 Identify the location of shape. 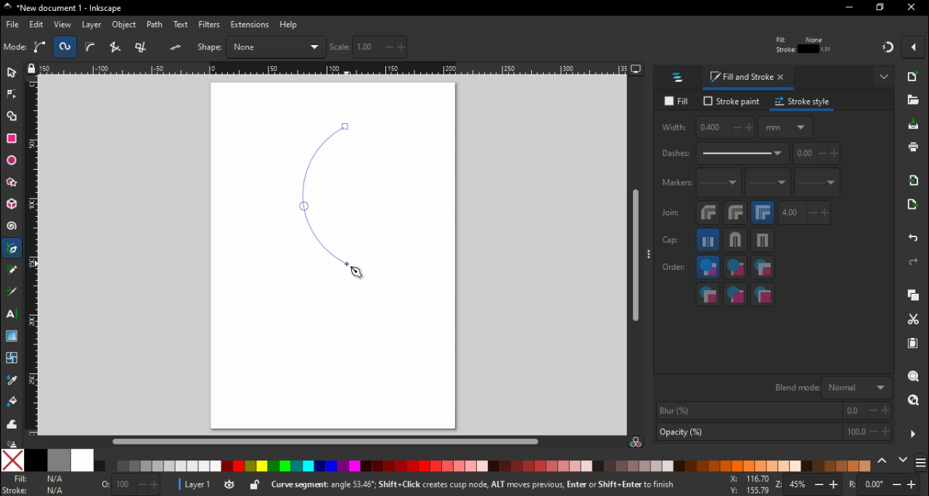
(261, 46).